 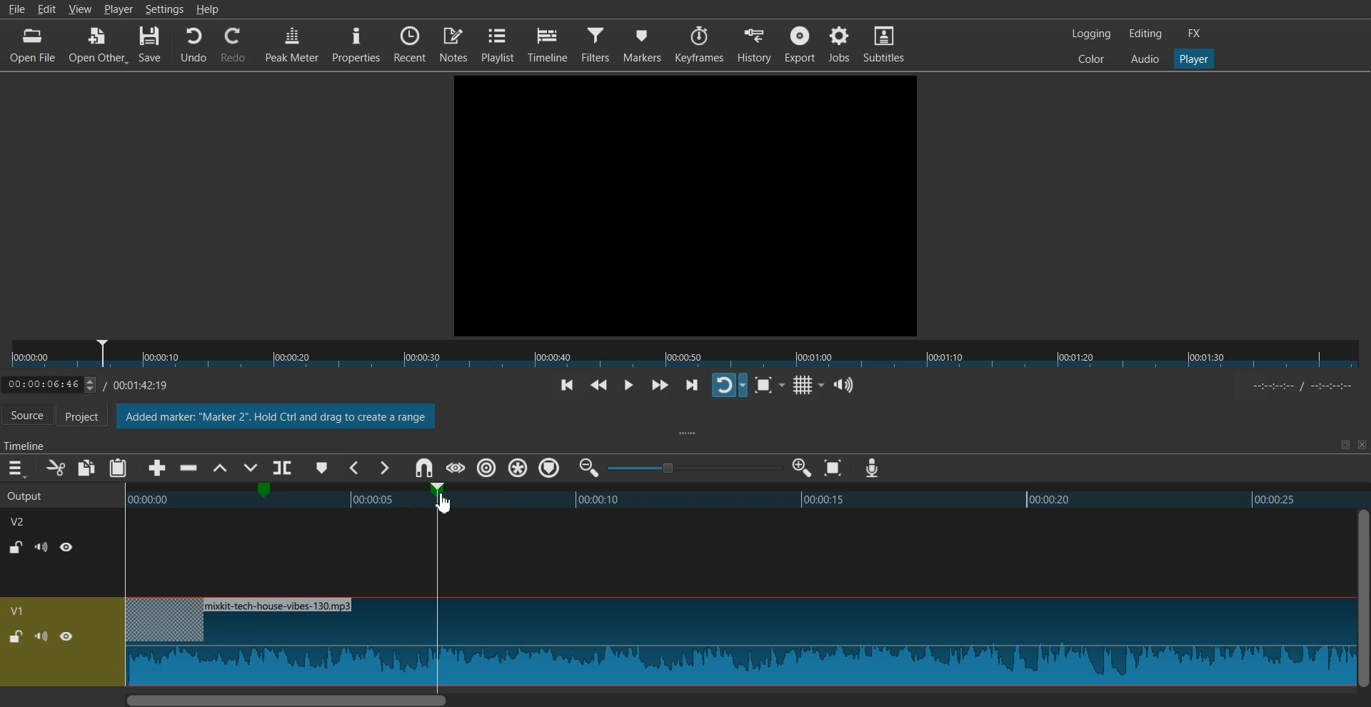 What do you see at coordinates (67, 546) in the screenshot?
I see `Hide` at bounding box center [67, 546].